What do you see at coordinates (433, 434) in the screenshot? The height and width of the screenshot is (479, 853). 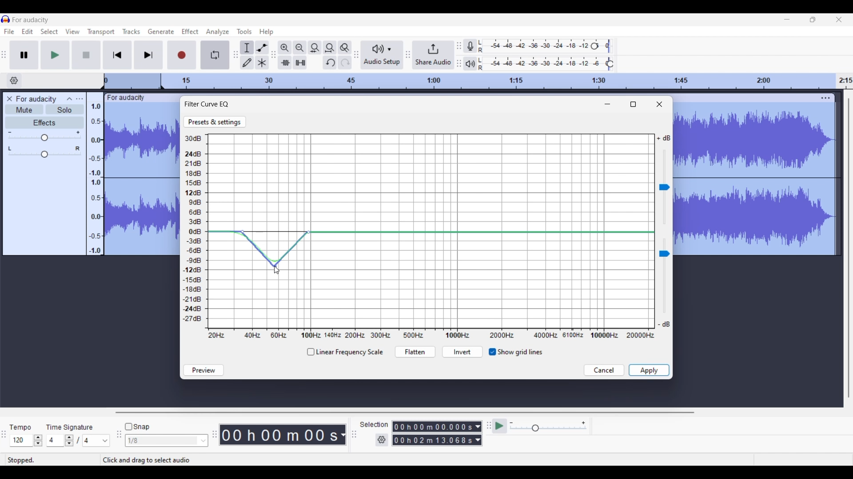 I see `Selection duration` at bounding box center [433, 434].